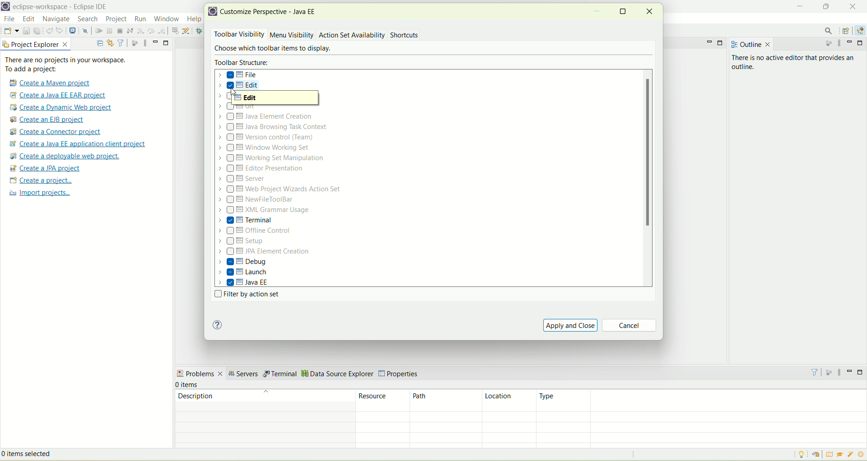 This screenshot has width=867, height=461. What do you see at coordinates (264, 252) in the screenshot?
I see `JPA element creation` at bounding box center [264, 252].